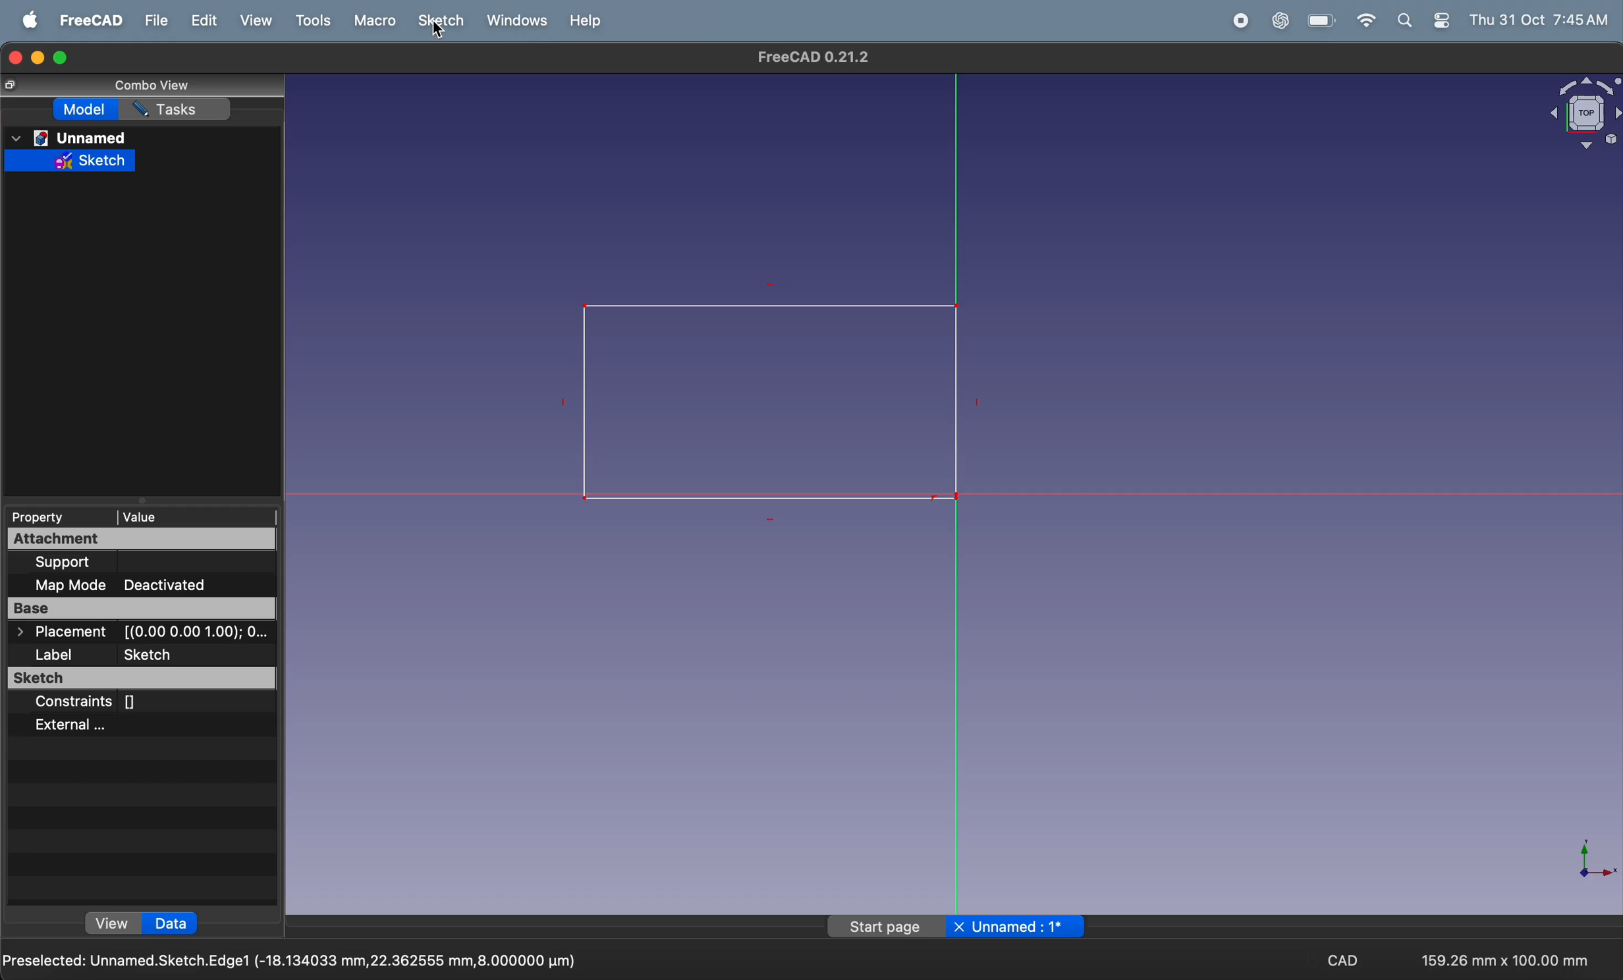 This screenshot has width=1623, height=980. Describe the element at coordinates (438, 36) in the screenshot. I see `cursor` at that location.